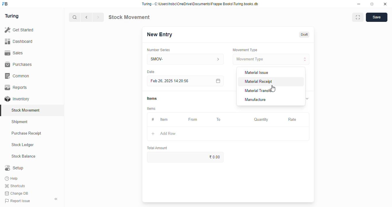 This screenshot has height=207, width=392. I want to click on material issue, so click(257, 72).